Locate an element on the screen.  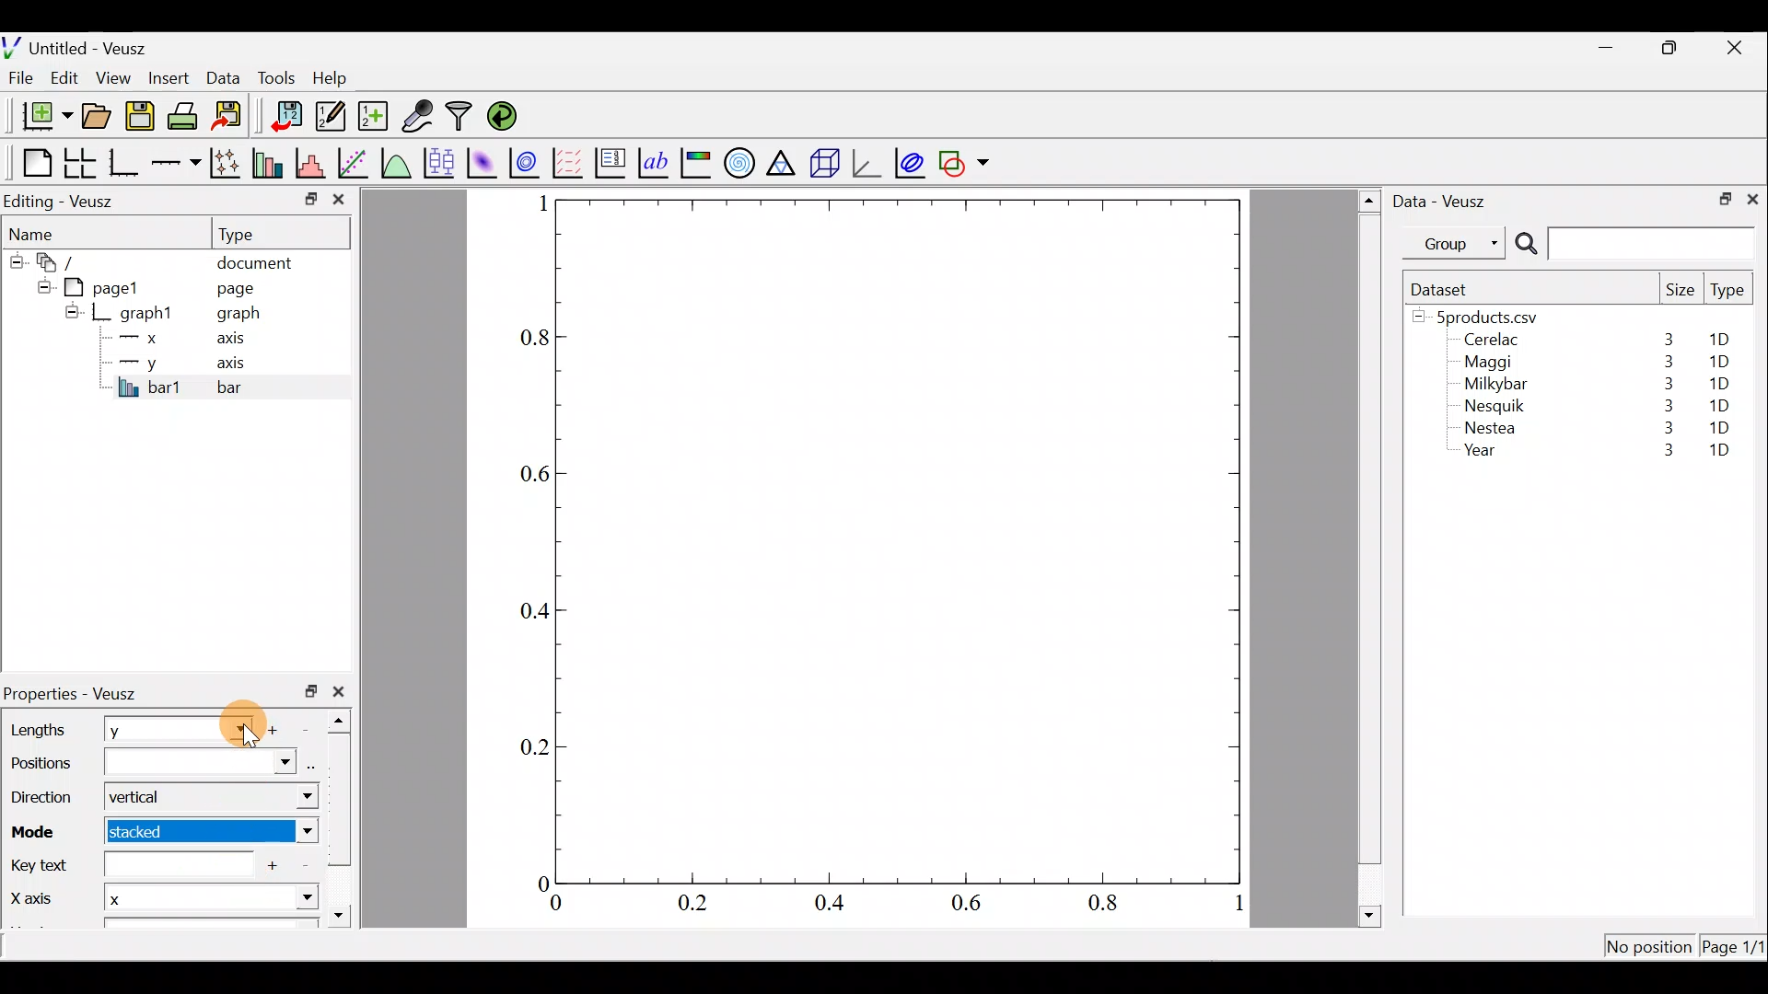
New document is located at coordinates (40, 116).